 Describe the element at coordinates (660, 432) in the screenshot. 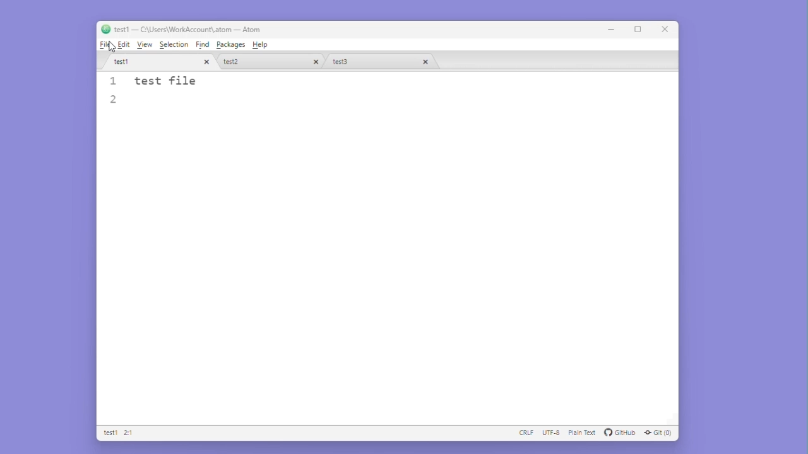

I see `GIT (0)` at that location.